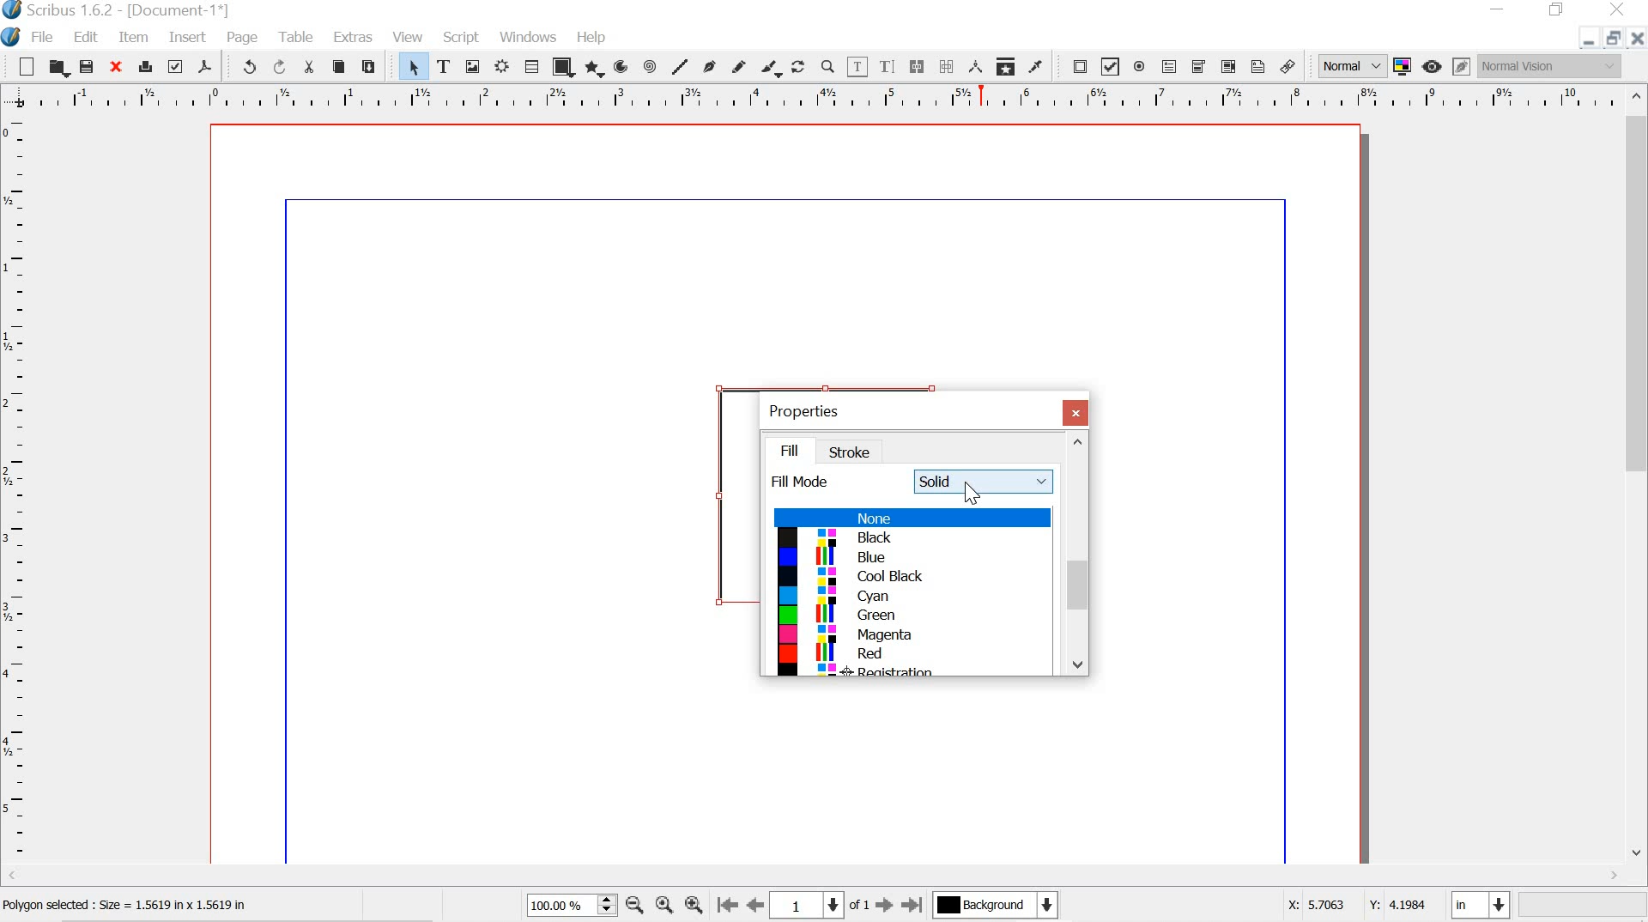  Describe the element at coordinates (710, 63) in the screenshot. I see `bezier curve` at that location.